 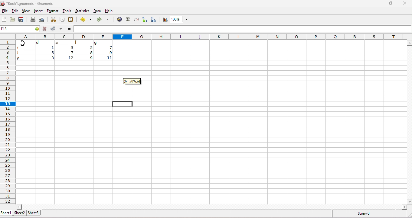 What do you see at coordinates (13, 20) in the screenshot?
I see `open` at bounding box center [13, 20].